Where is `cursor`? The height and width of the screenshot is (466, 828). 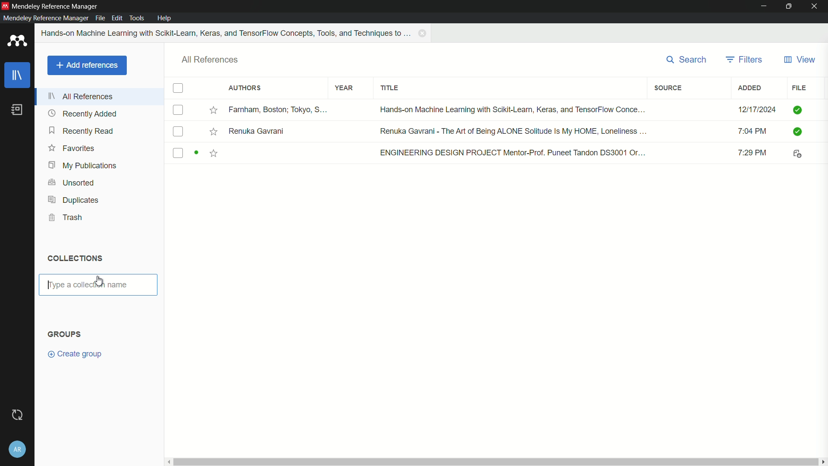 cursor is located at coordinates (100, 281).